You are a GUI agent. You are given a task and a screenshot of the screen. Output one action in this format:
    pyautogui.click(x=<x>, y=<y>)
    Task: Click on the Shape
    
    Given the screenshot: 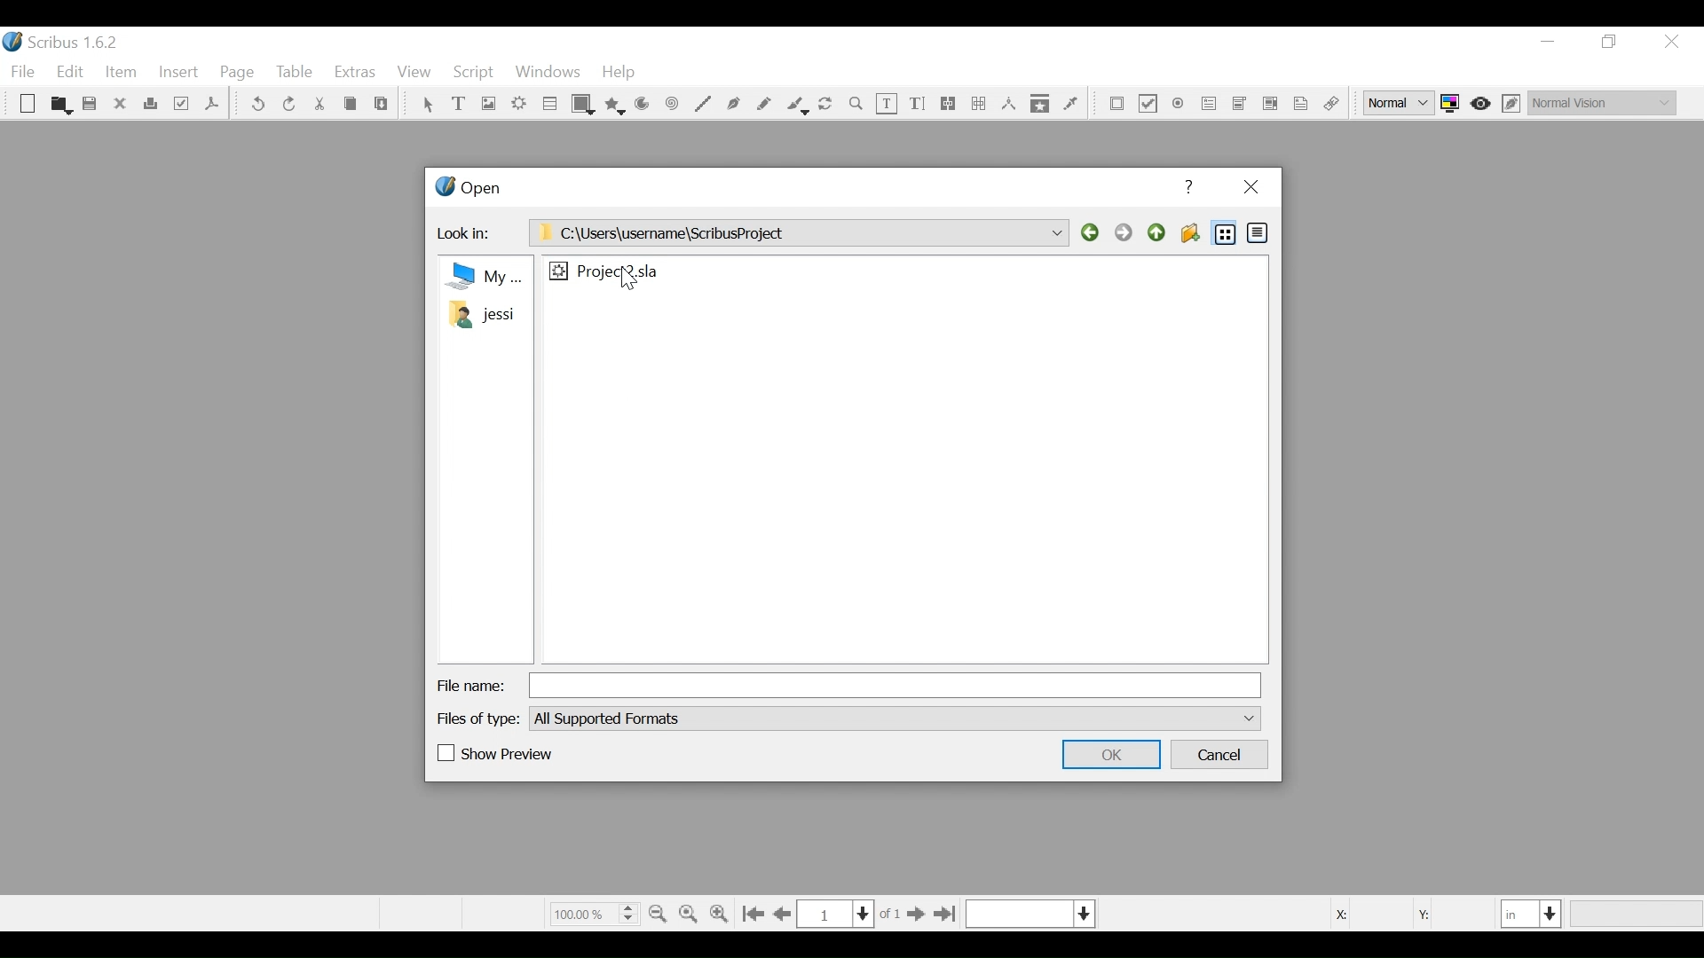 What is the action you would take?
    pyautogui.click(x=584, y=105)
    